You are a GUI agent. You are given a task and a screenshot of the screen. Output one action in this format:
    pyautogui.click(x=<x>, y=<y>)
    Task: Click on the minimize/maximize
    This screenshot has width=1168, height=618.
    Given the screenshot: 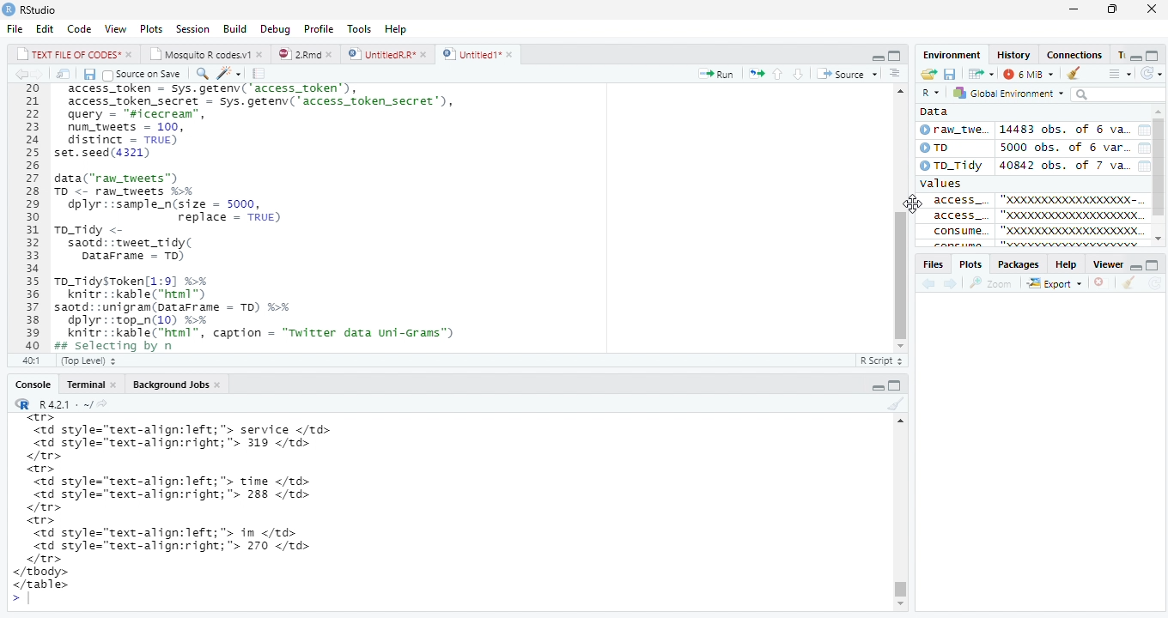 What is the action you would take?
    pyautogui.click(x=1147, y=263)
    